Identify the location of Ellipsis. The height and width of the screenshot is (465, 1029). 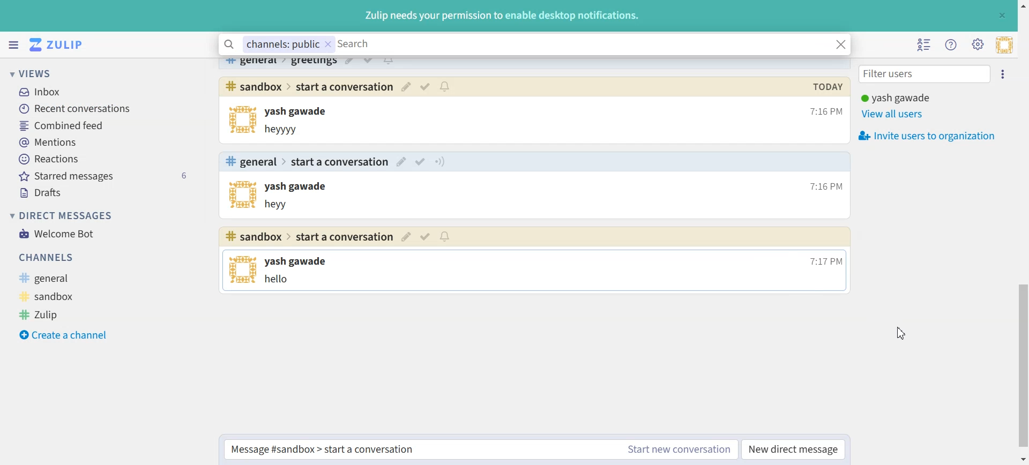
(1005, 74).